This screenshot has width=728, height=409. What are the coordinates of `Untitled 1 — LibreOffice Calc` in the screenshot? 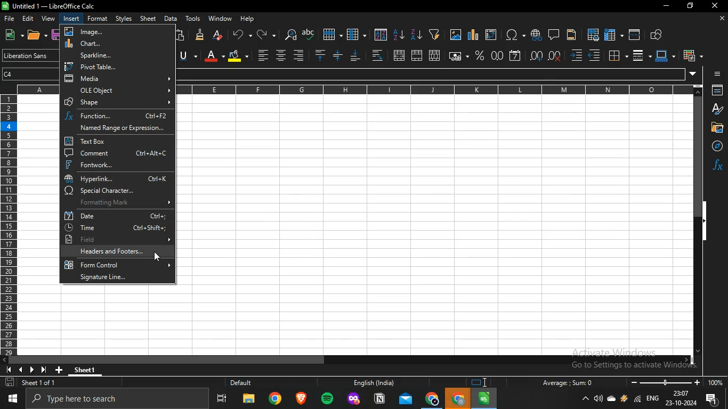 It's located at (50, 6).